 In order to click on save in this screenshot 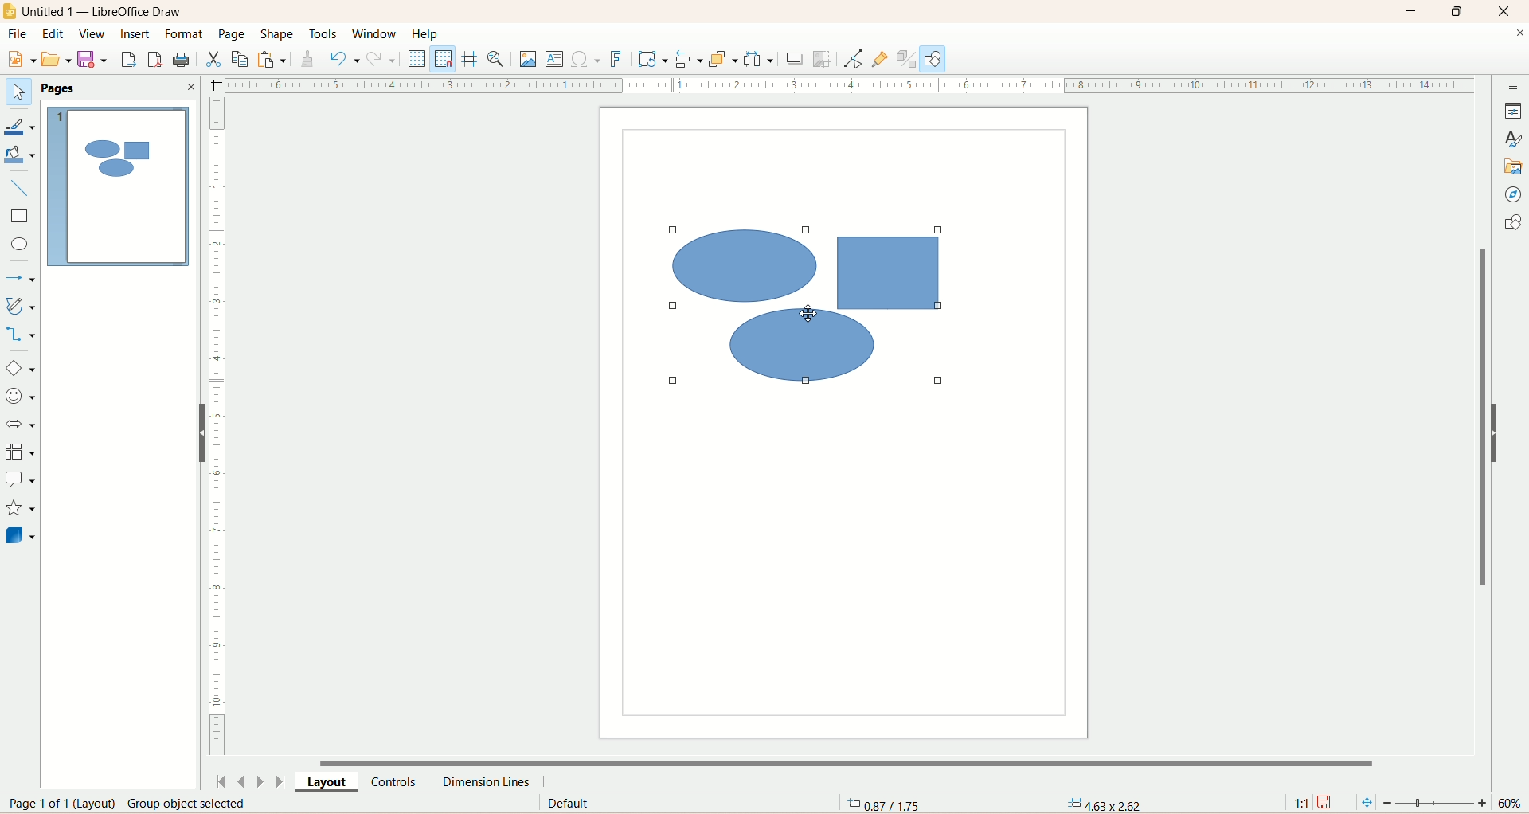, I will do `click(94, 60)`.